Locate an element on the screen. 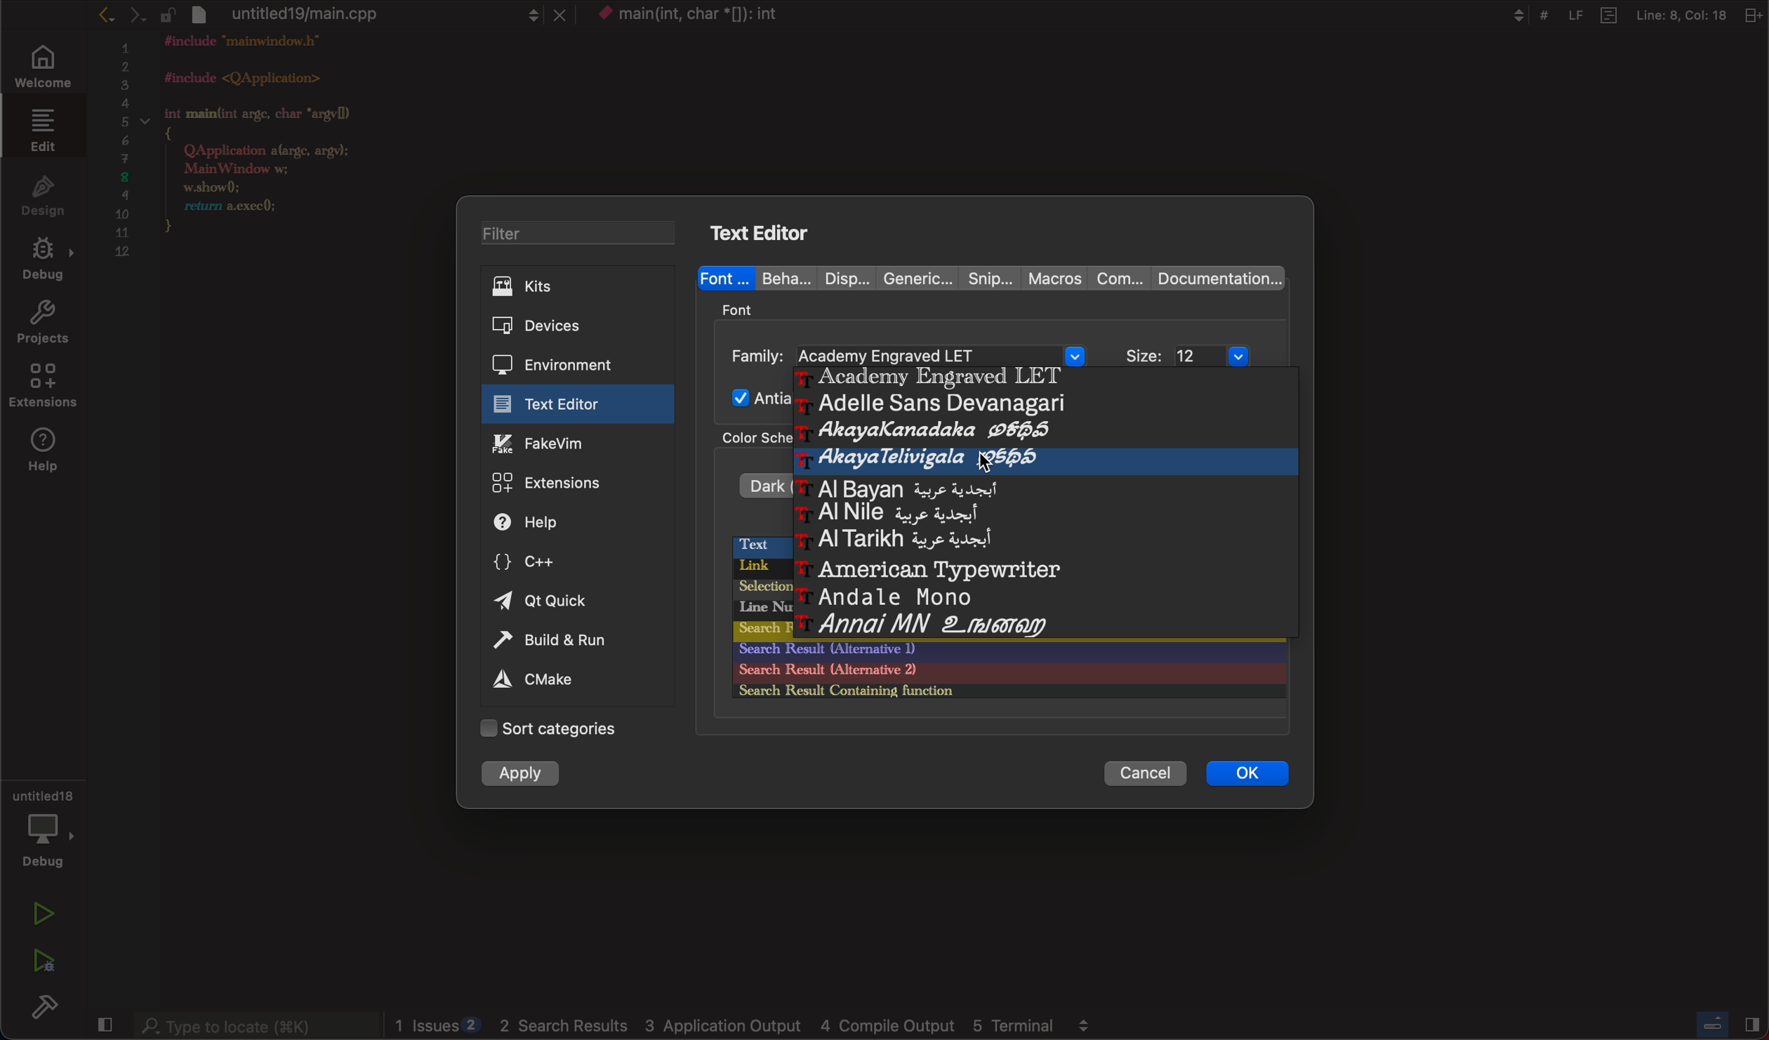  arrows is located at coordinates (133, 15).